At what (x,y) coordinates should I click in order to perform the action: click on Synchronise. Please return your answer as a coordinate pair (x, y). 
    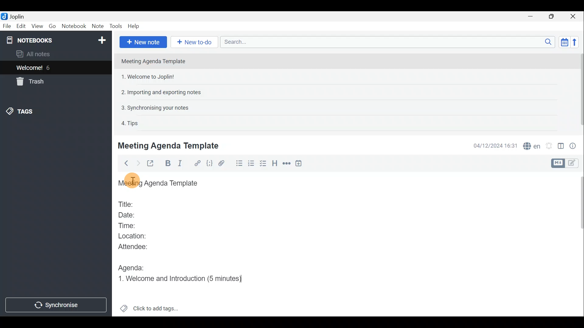
    Looking at the image, I should click on (56, 305).